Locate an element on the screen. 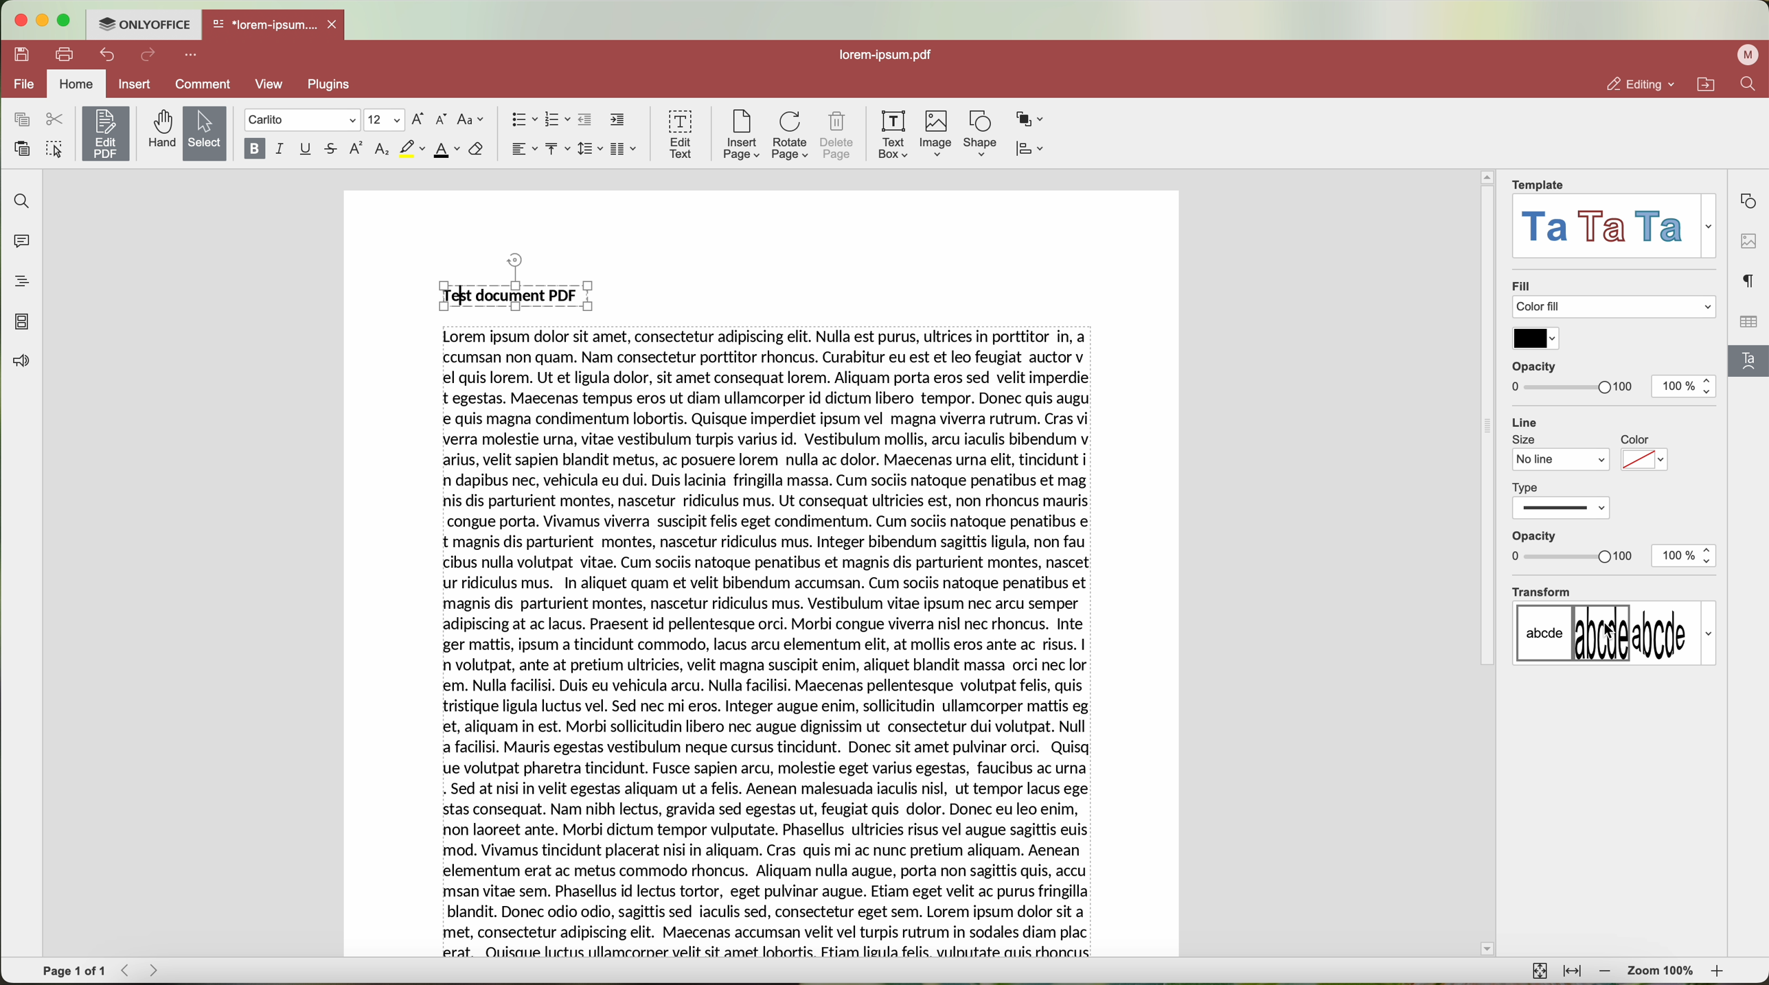 Image resolution: width=1769 pixels, height=985 pixels. 100% is located at coordinates (1685, 557).